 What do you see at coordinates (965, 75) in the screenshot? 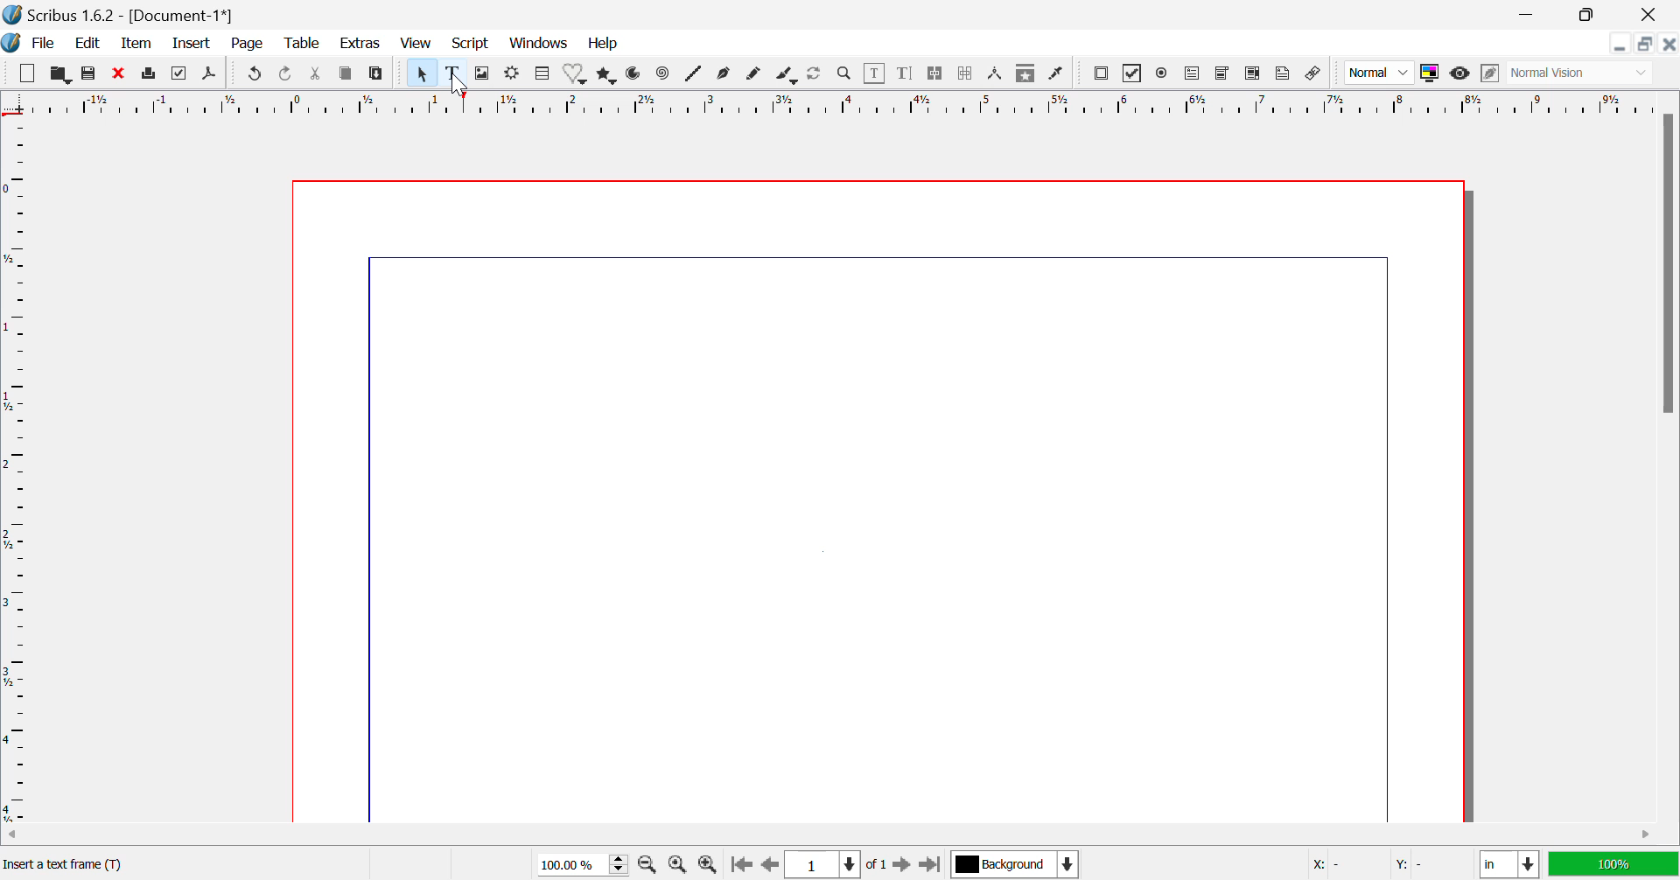
I see `Delink Text Frame` at bounding box center [965, 75].